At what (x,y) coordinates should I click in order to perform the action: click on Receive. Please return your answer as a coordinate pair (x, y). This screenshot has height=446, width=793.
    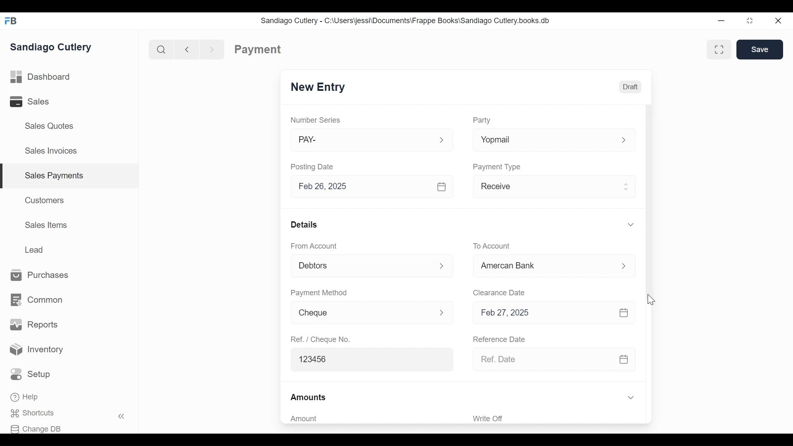
    Looking at the image, I should click on (543, 188).